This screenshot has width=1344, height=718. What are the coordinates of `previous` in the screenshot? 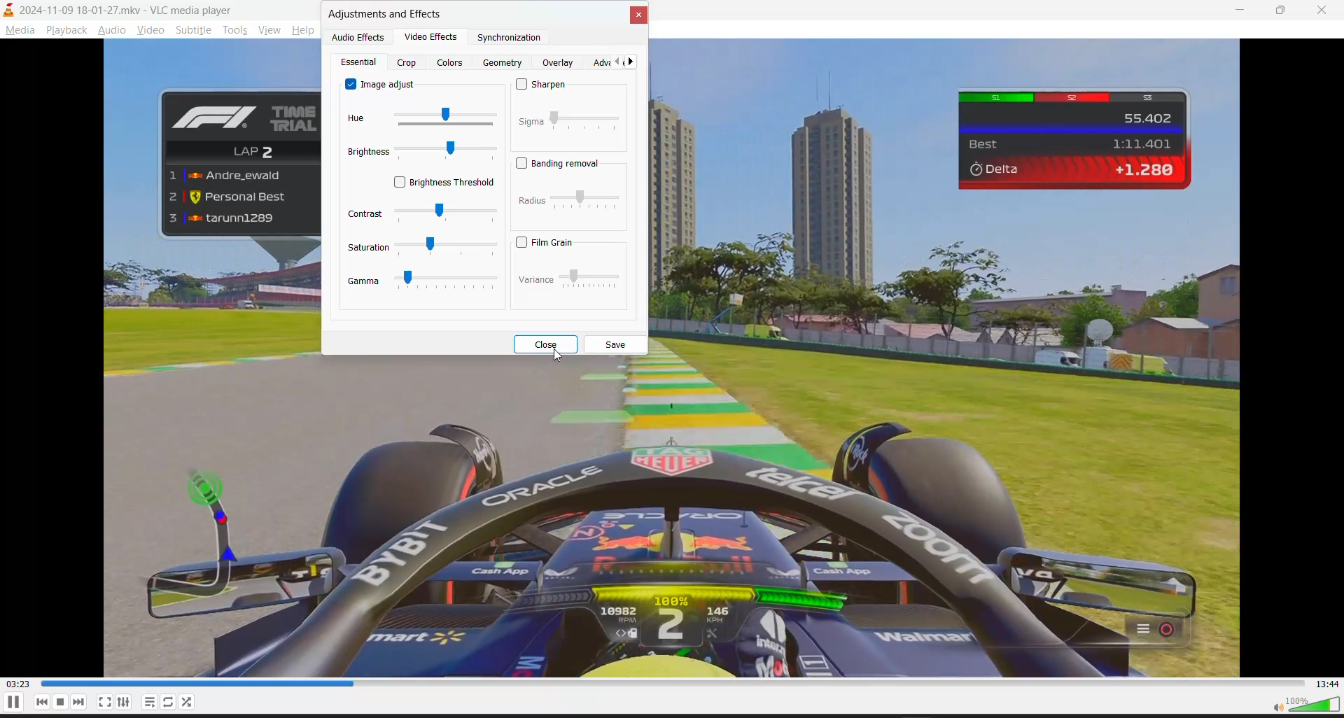 It's located at (613, 63).